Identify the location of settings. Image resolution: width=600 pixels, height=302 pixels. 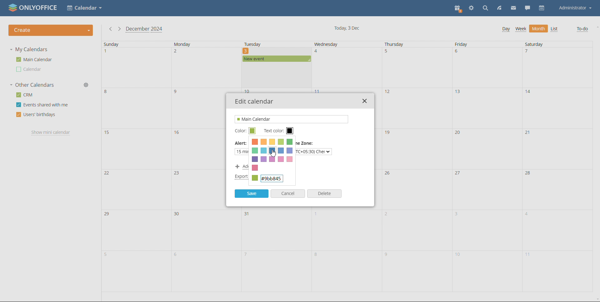
(472, 8).